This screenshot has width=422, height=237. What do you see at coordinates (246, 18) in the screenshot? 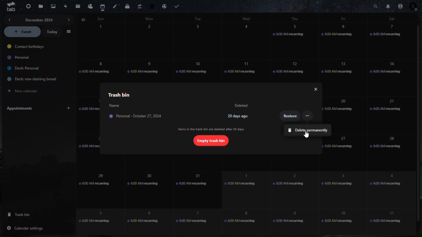
I see `days of week` at bounding box center [246, 18].